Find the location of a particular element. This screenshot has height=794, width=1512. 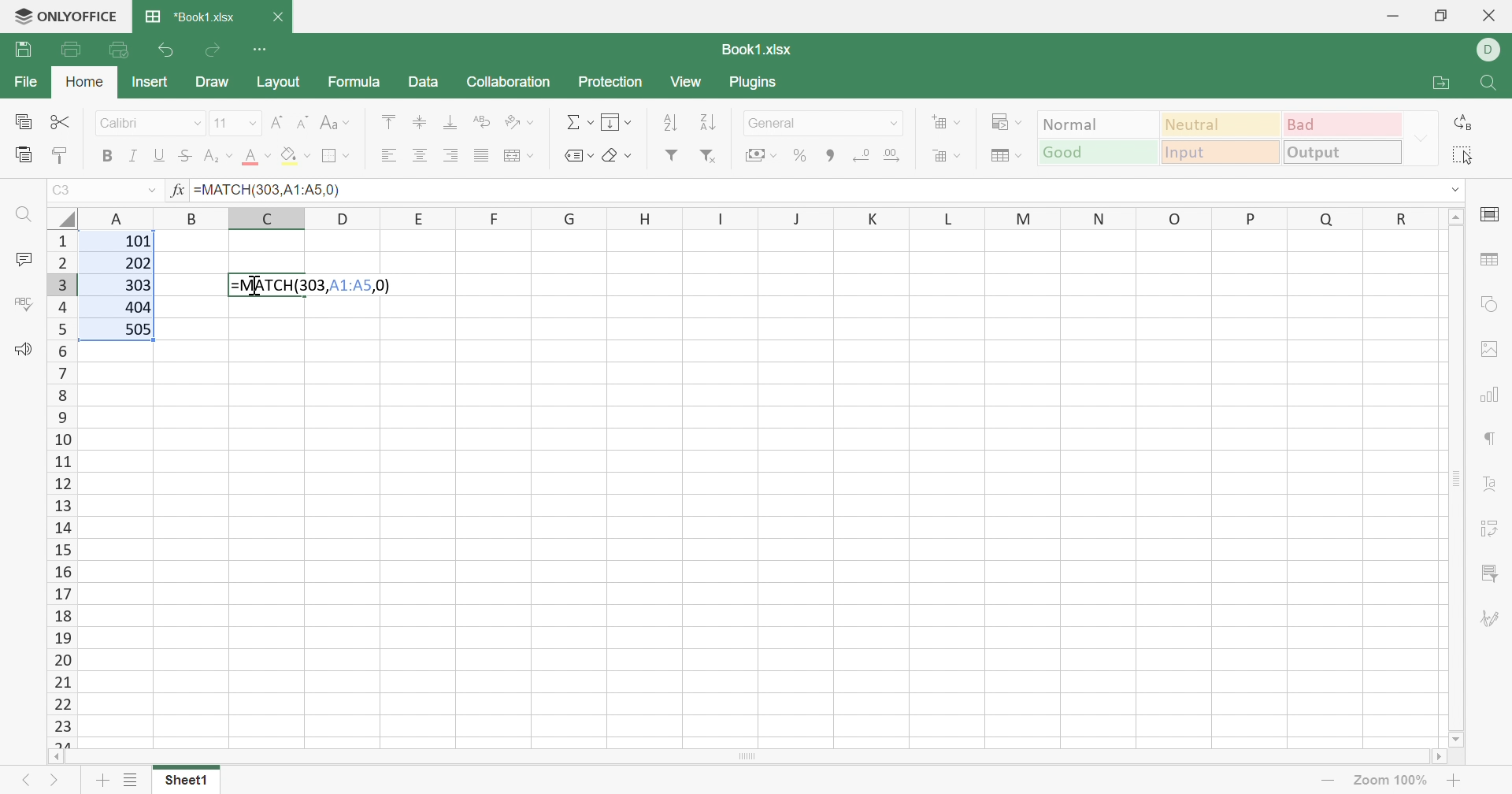

101 is located at coordinates (135, 242).